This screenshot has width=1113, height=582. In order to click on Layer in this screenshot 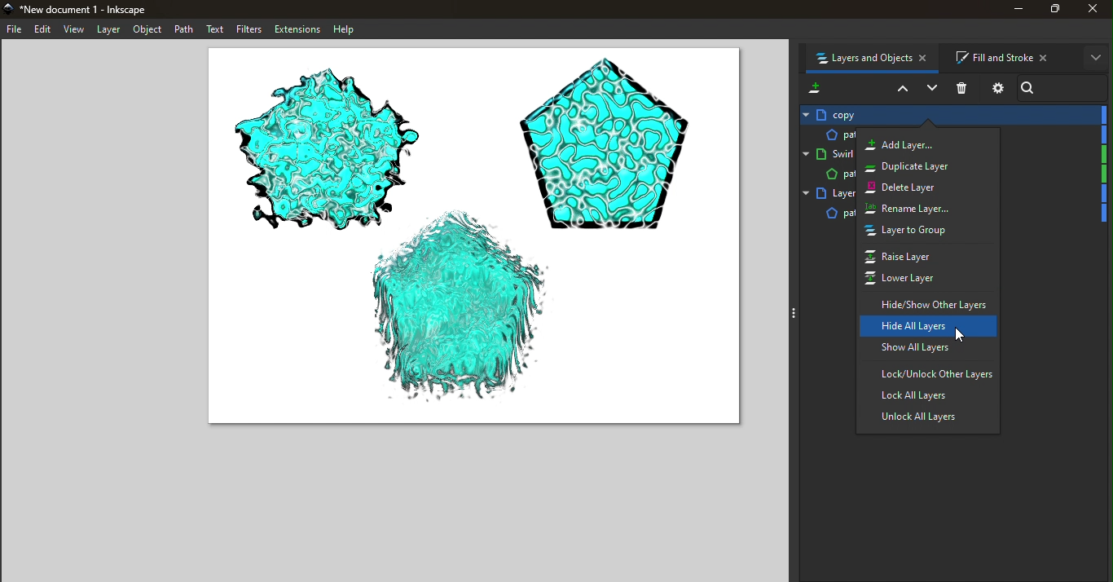, I will do `click(829, 134)`.